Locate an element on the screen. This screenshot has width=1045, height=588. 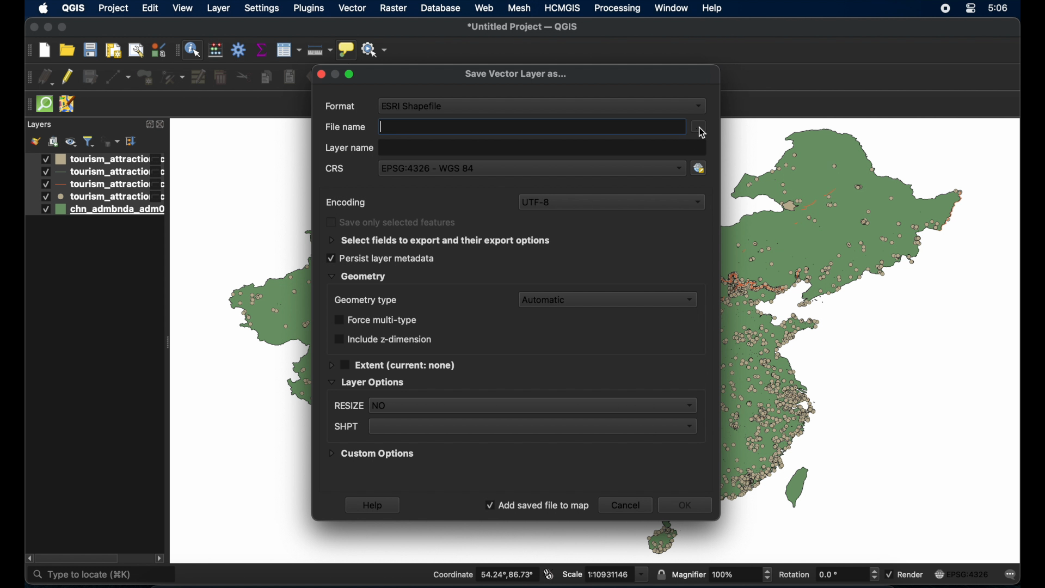
save edits is located at coordinates (91, 77).